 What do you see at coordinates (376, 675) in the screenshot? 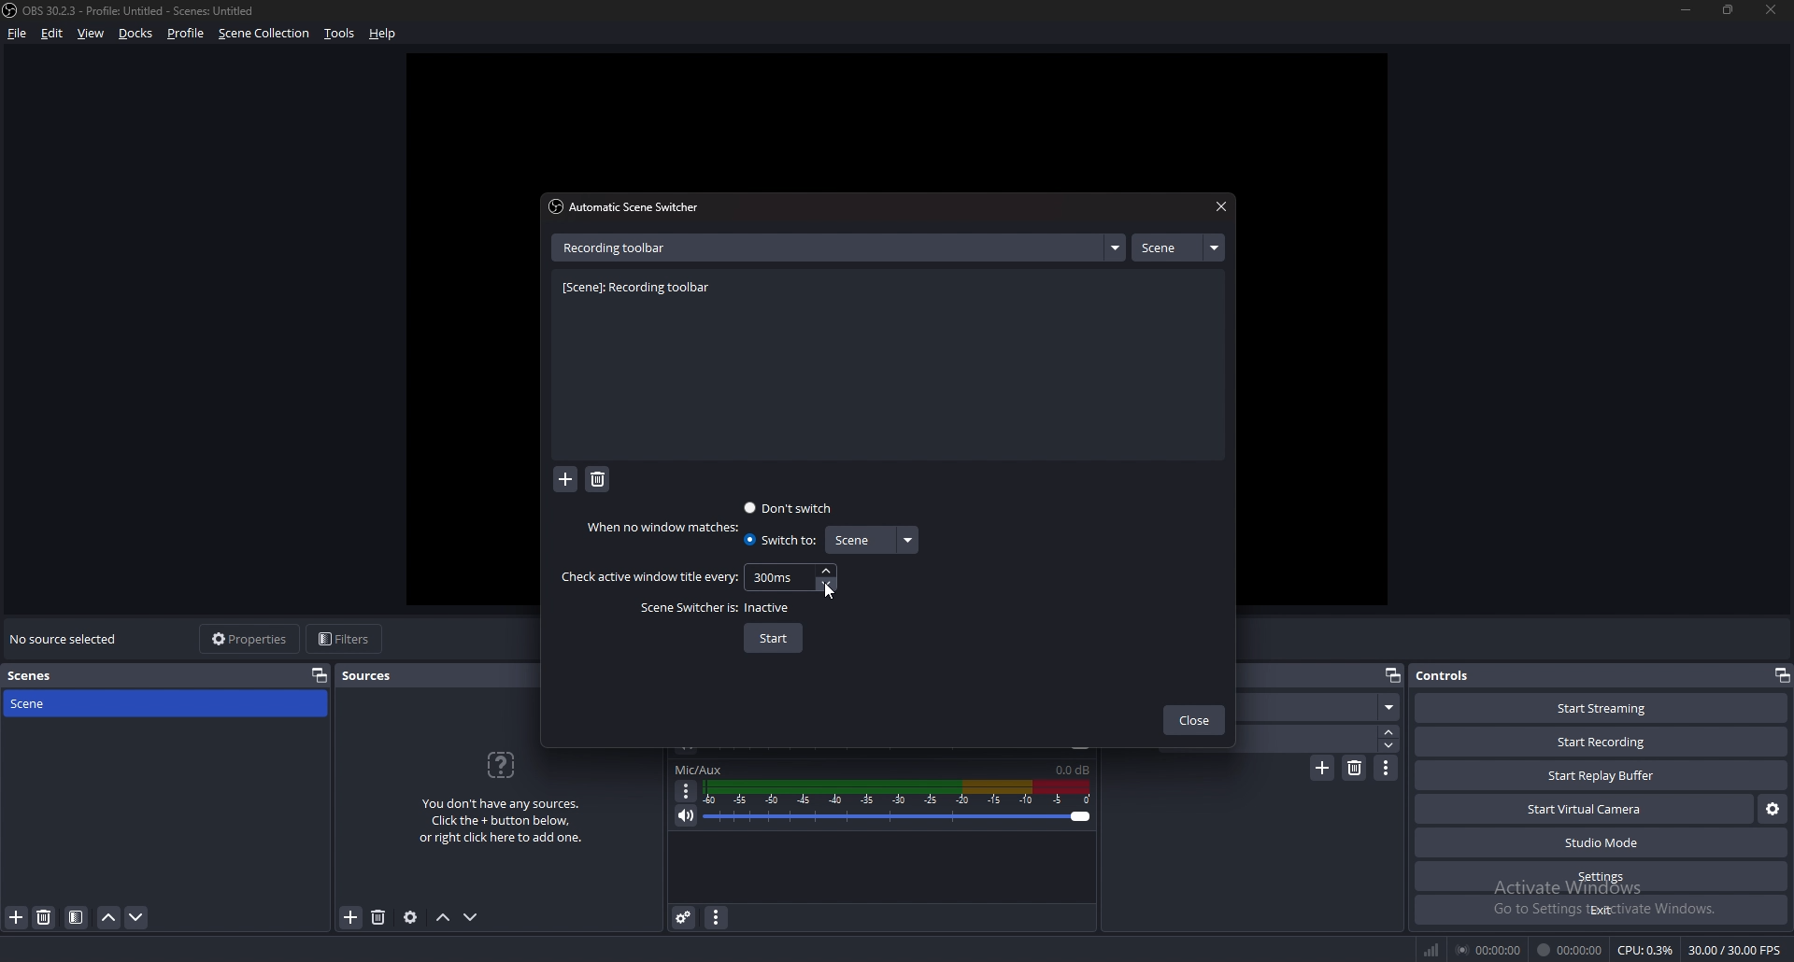
I see `sources` at bounding box center [376, 675].